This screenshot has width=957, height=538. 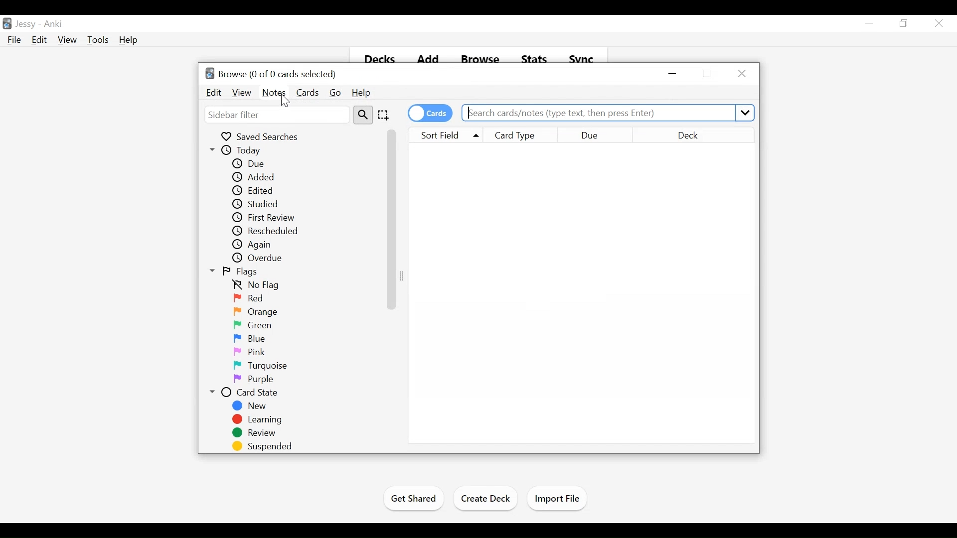 I want to click on Due, so click(x=596, y=134).